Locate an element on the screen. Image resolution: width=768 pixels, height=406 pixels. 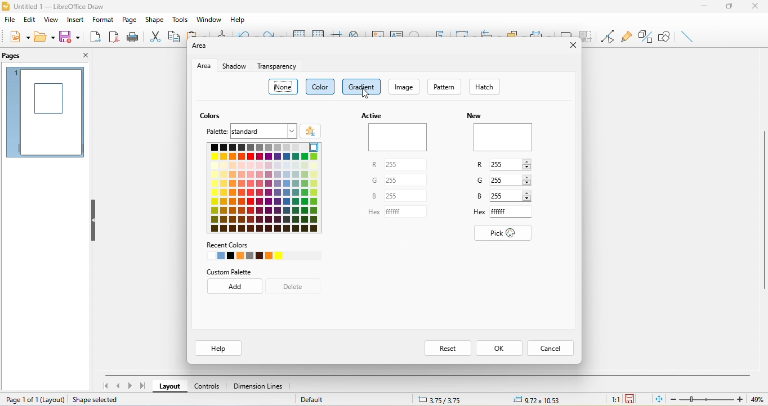
palette is located at coordinates (213, 132).